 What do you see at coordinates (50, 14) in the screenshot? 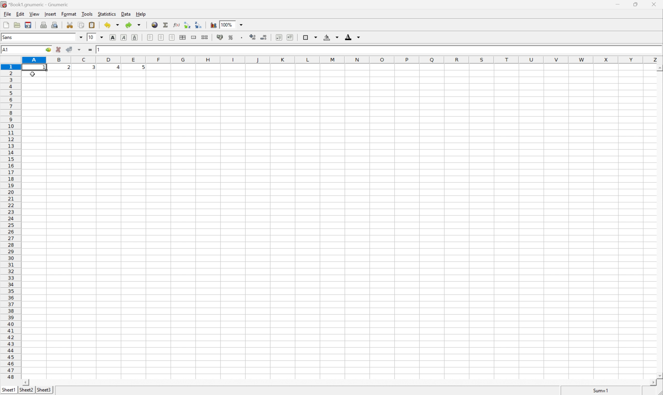
I see `insert` at bounding box center [50, 14].